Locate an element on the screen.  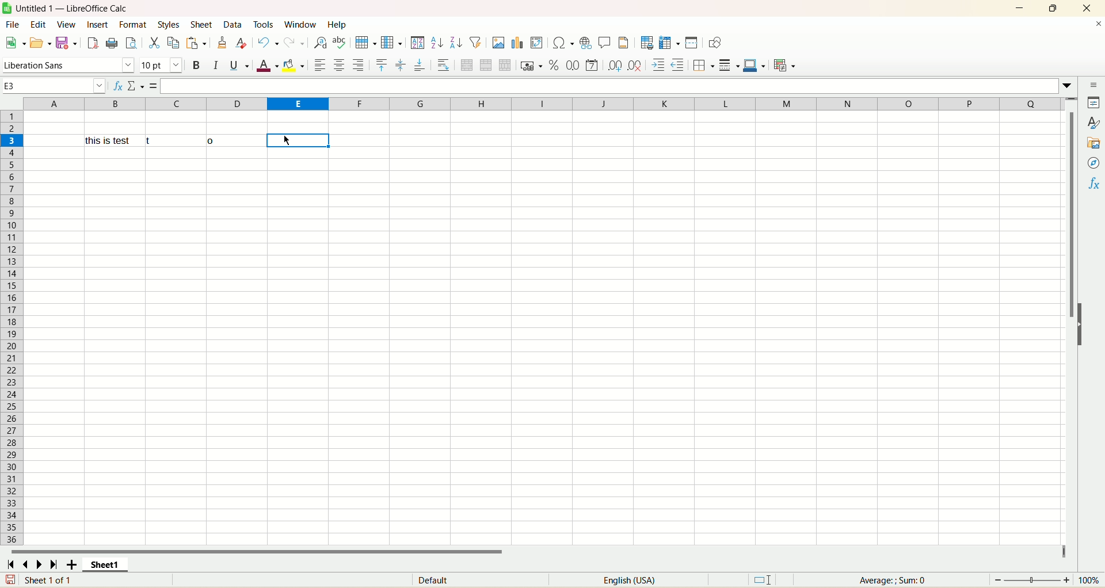
format as number is located at coordinates (574, 66).